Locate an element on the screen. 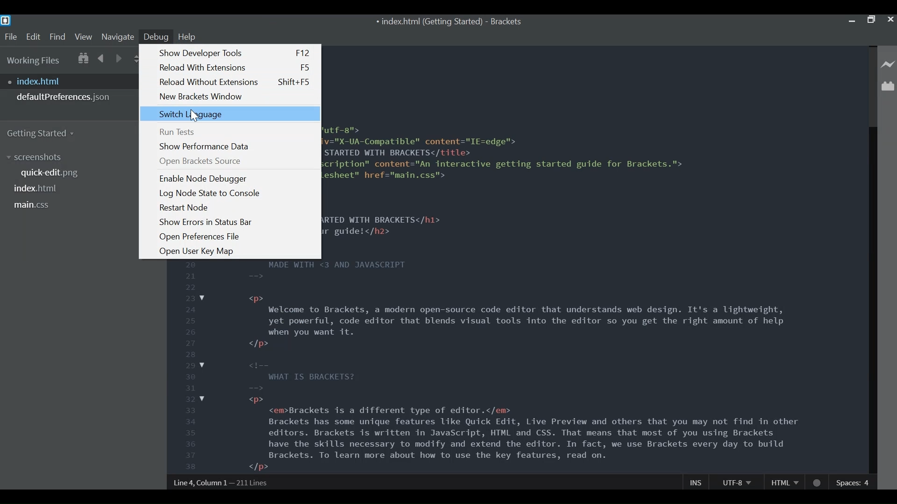 Image resolution: width=897 pixels, height=504 pixels. defaultPreferences.json is located at coordinates (64, 97).